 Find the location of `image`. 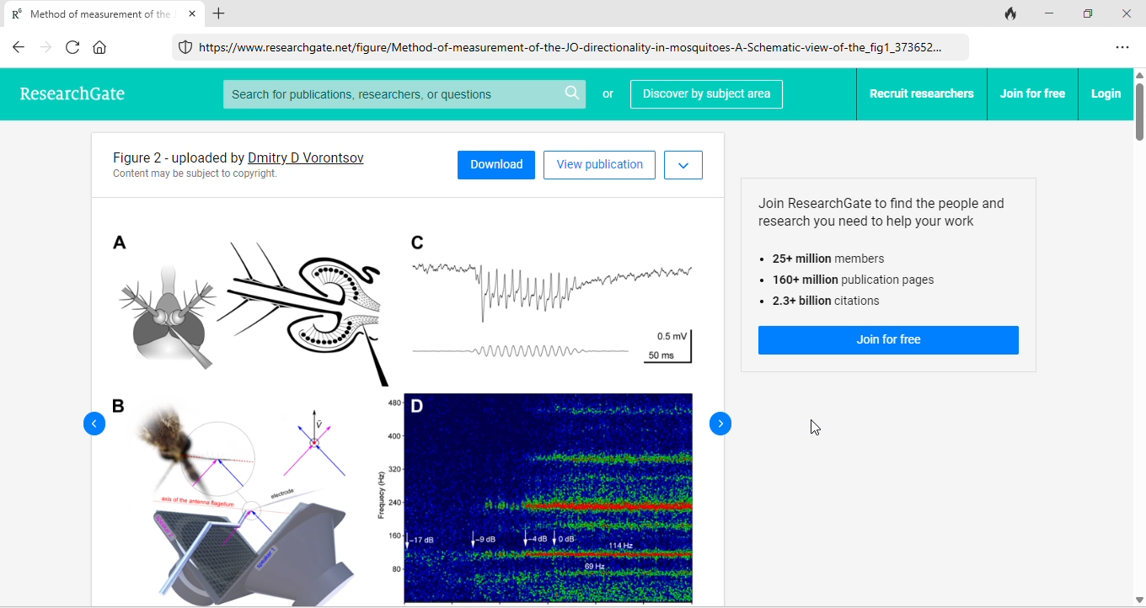

image is located at coordinates (407, 402).